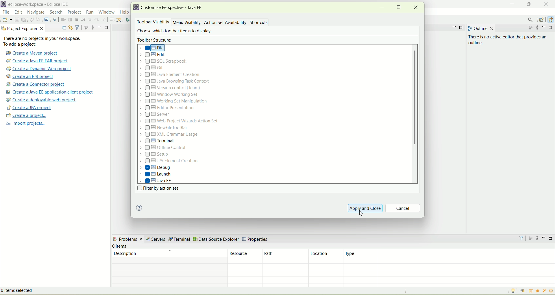  What do you see at coordinates (498, 44) in the screenshot?
I see `There is no active editor that provides an outline.` at bounding box center [498, 44].